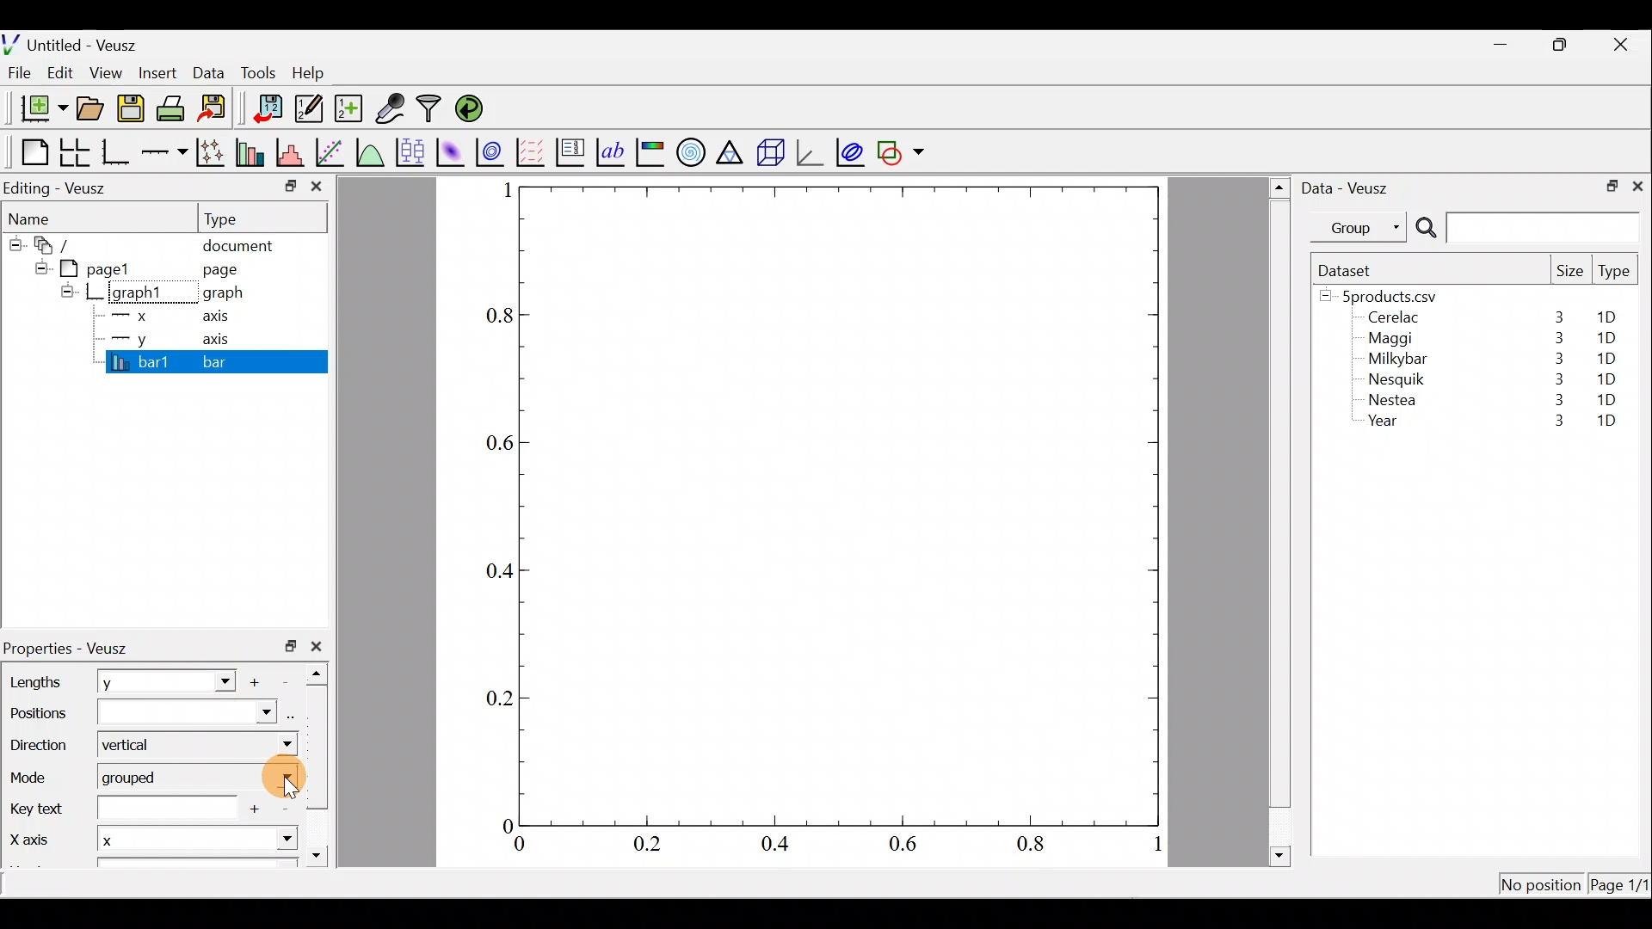 The image size is (1652, 929). Describe the element at coordinates (852, 151) in the screenshot. I see `plot covariance ellipses` at that location.